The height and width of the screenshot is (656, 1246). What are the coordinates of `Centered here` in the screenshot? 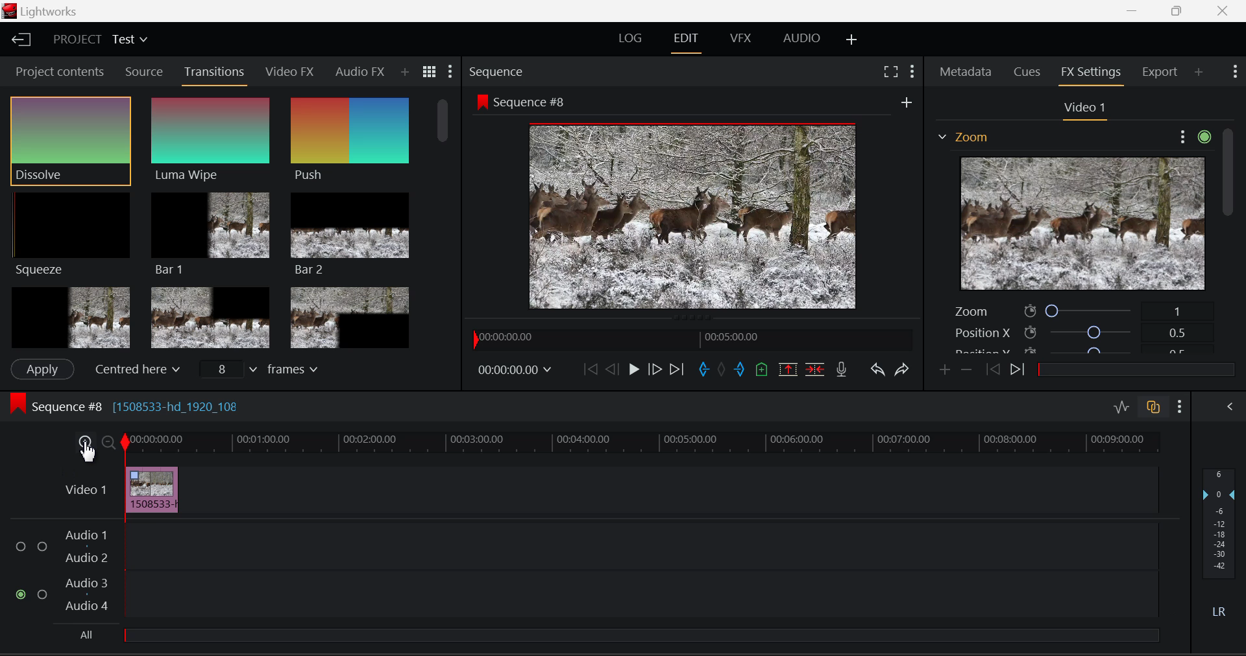 It's located at (140, 366).